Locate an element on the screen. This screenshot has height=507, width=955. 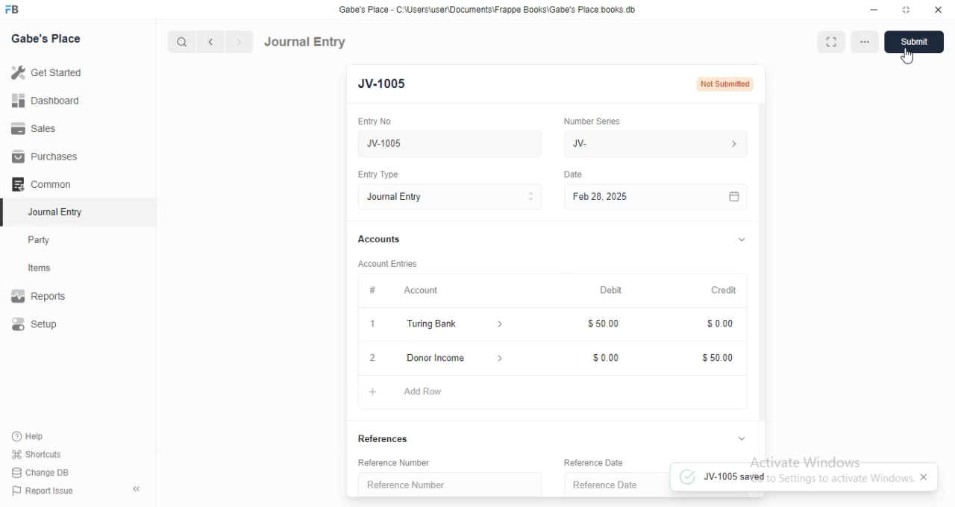
submit is located at coordinates (917, 42).